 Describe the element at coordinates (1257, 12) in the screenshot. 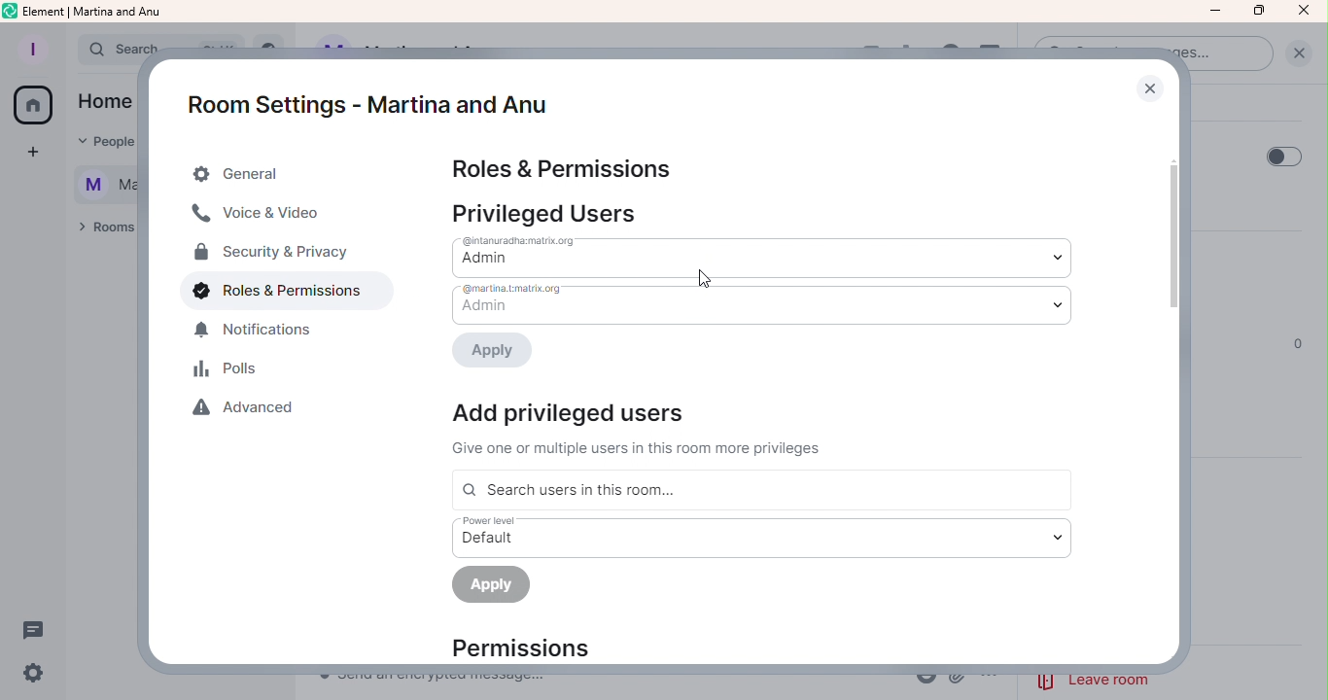

I see `Maximize` at that location.